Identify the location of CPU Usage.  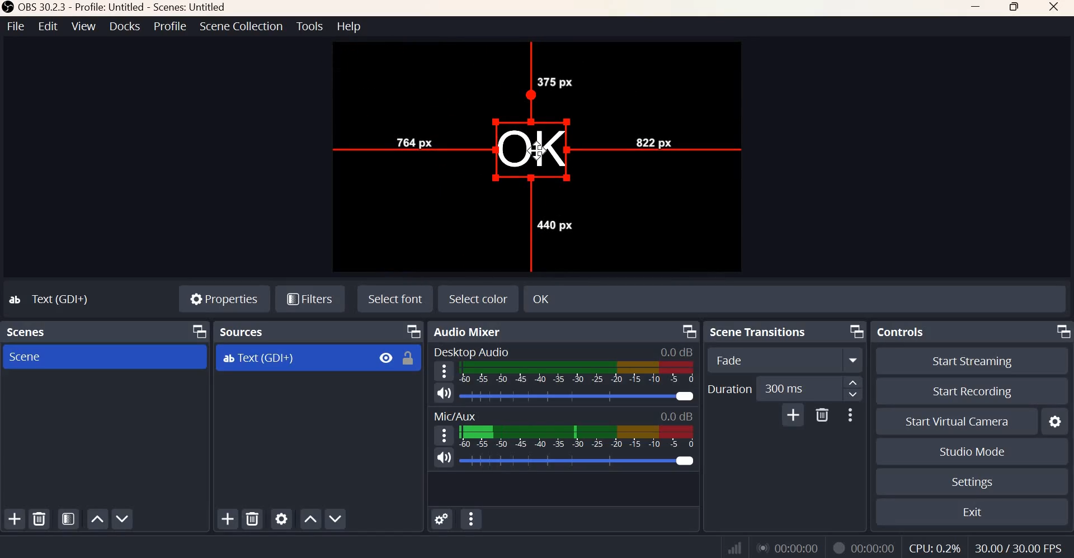
(935, 548).